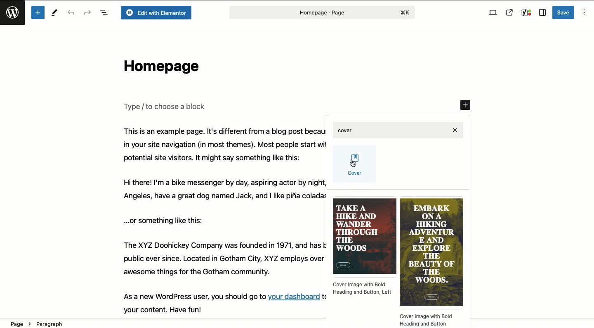 The height and width of the screenshot is (328, 594). I want to click on Cover, so click(355, 166).